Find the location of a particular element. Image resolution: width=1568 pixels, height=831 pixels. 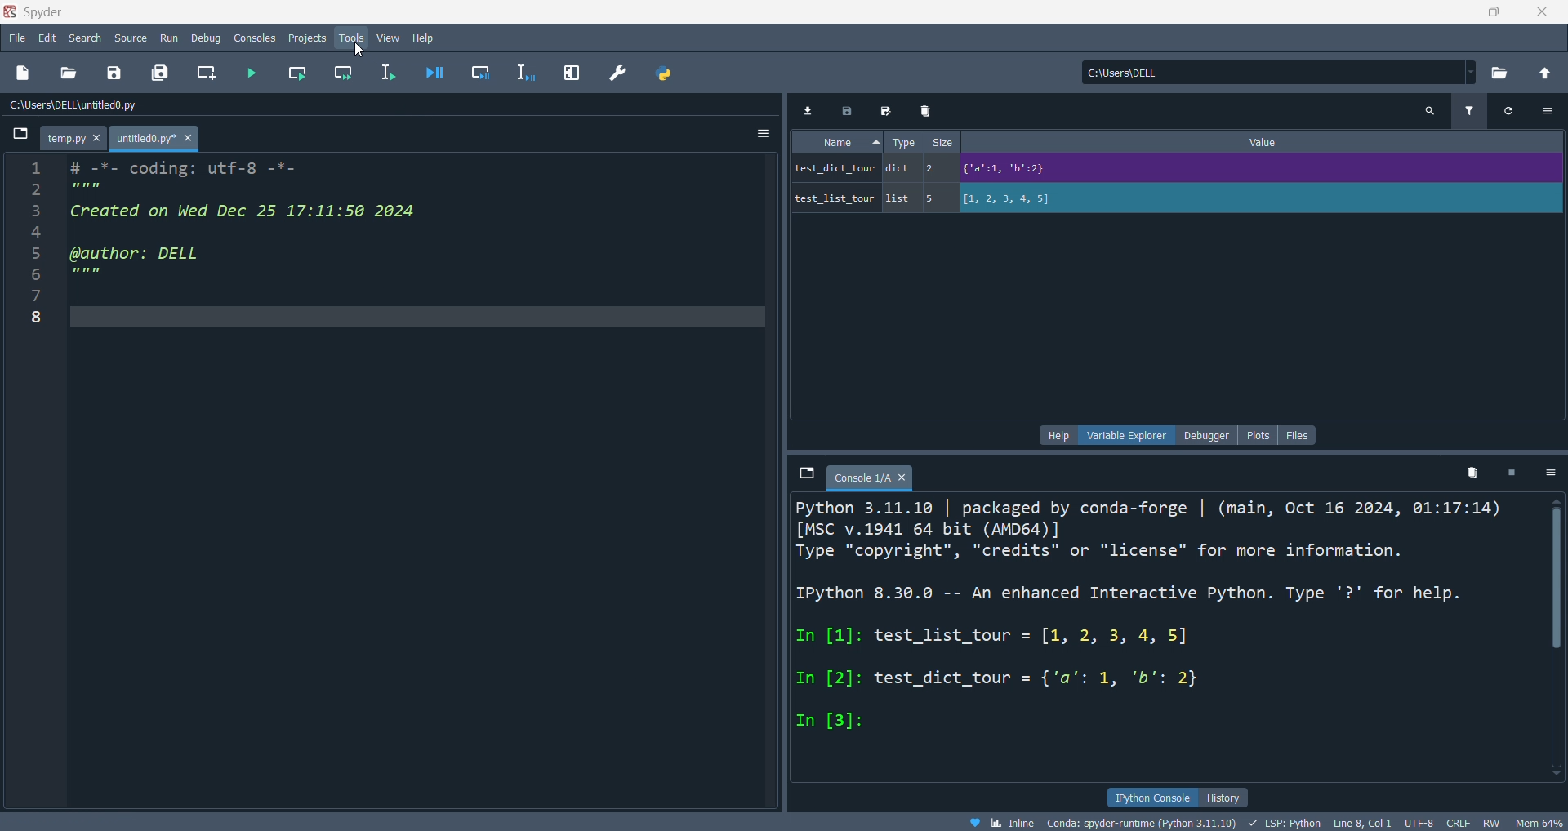

preference is located at coordinates (620, 73).